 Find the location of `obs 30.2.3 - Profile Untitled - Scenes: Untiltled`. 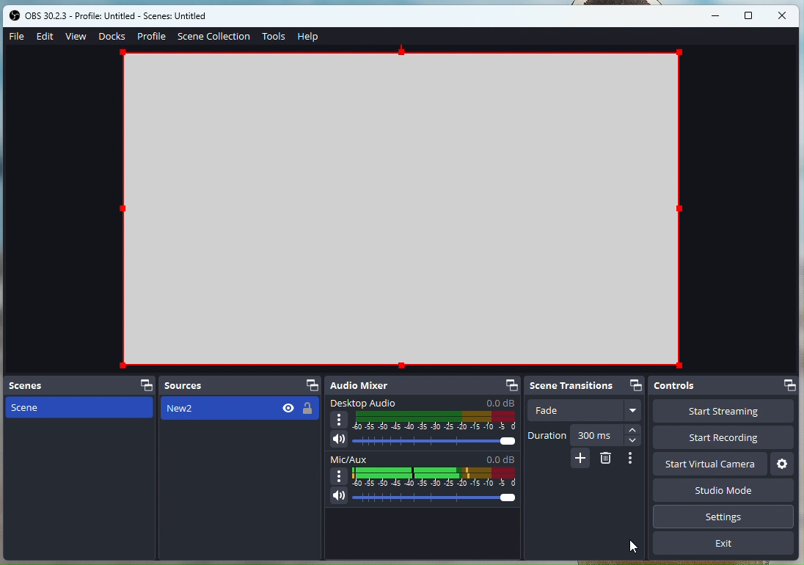

obs 30.2.3 - Profile Untitled - Scenes: Untiltled is located at coordinates (128, 15).